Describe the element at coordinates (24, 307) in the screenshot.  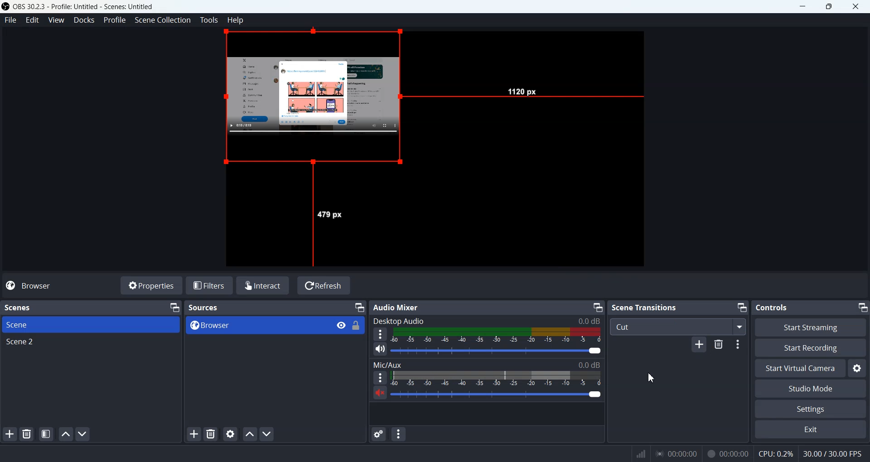
I see `Text` at that location.